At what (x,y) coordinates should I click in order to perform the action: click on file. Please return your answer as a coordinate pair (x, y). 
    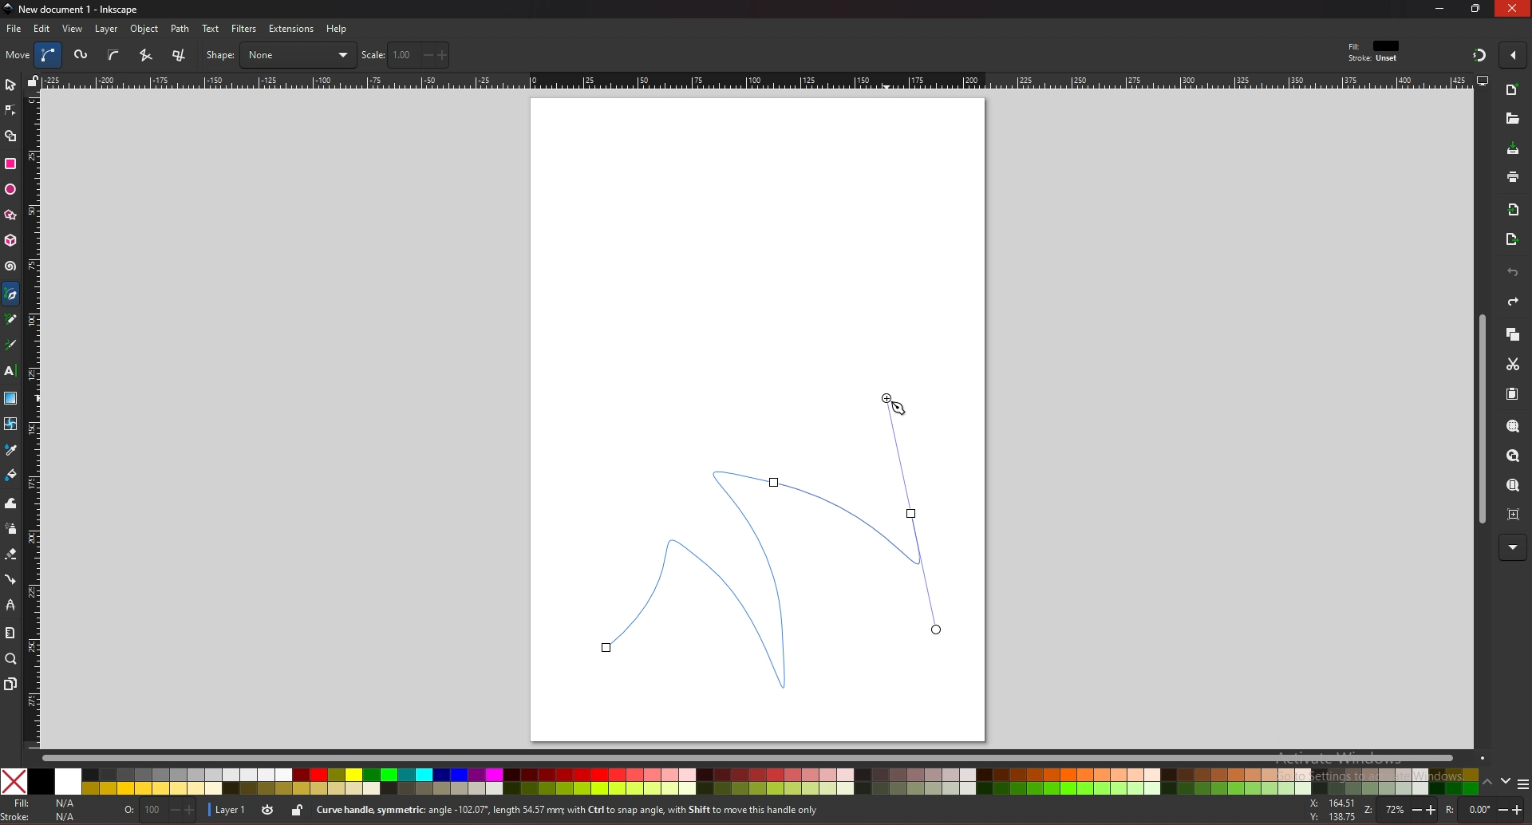
    Looking at the image, I should click on (14, 29).